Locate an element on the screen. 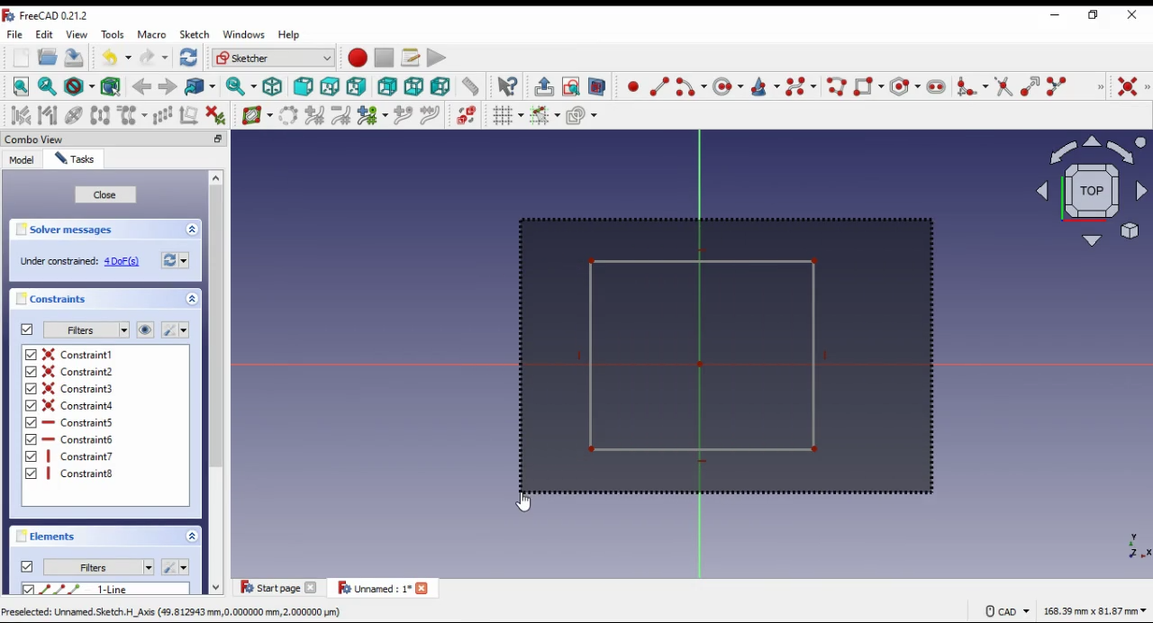 This screenshot has height=623, width=1153. go to linked object is located at coordinates (201, 86).